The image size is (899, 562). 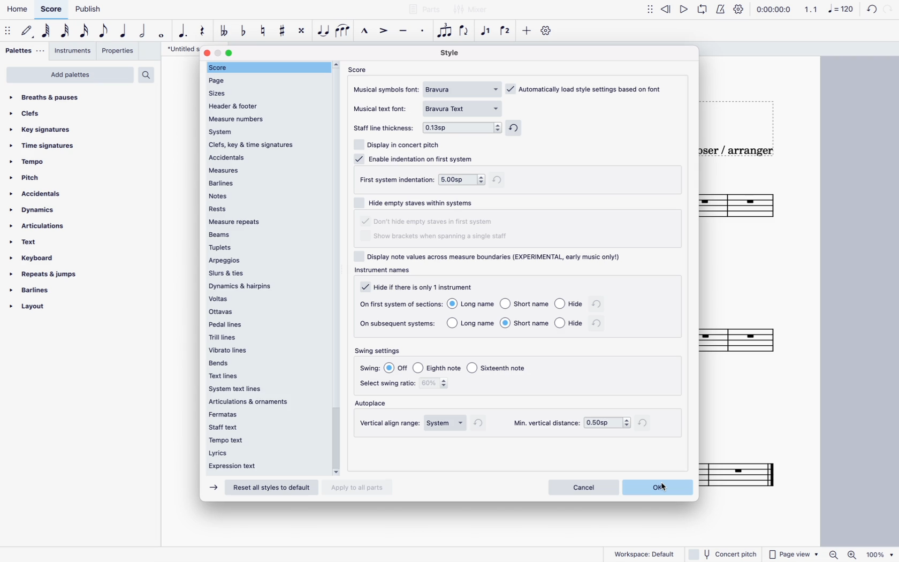 What do you see at coordinates (588, 88) in the screenshot?
I see `load style based on font` at bounding box center [588, 88].